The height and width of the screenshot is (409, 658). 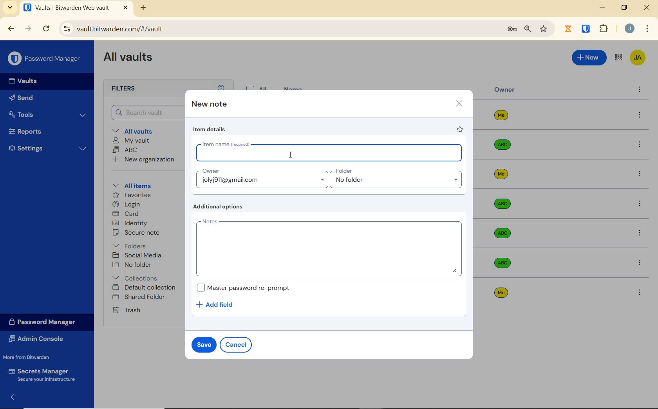 What do you see at coordinates (505, 90) in the screenshot?
I see `owner` at bounding box center [505, 90].